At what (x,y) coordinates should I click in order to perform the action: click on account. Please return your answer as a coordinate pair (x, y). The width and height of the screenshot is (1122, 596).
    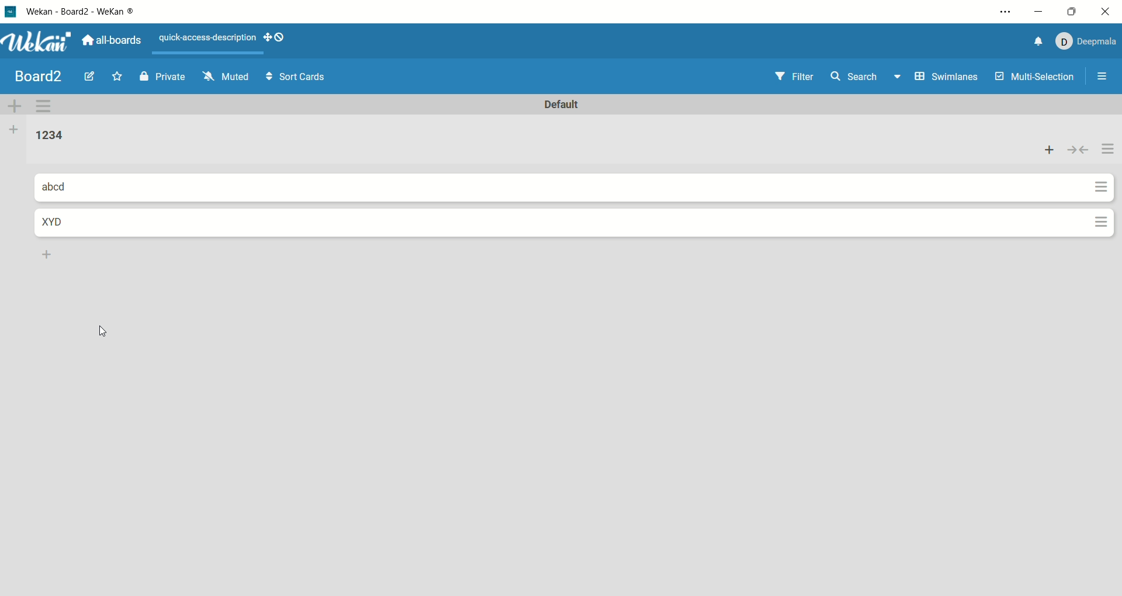
    Looking at the image, I should click on (1086, 39).